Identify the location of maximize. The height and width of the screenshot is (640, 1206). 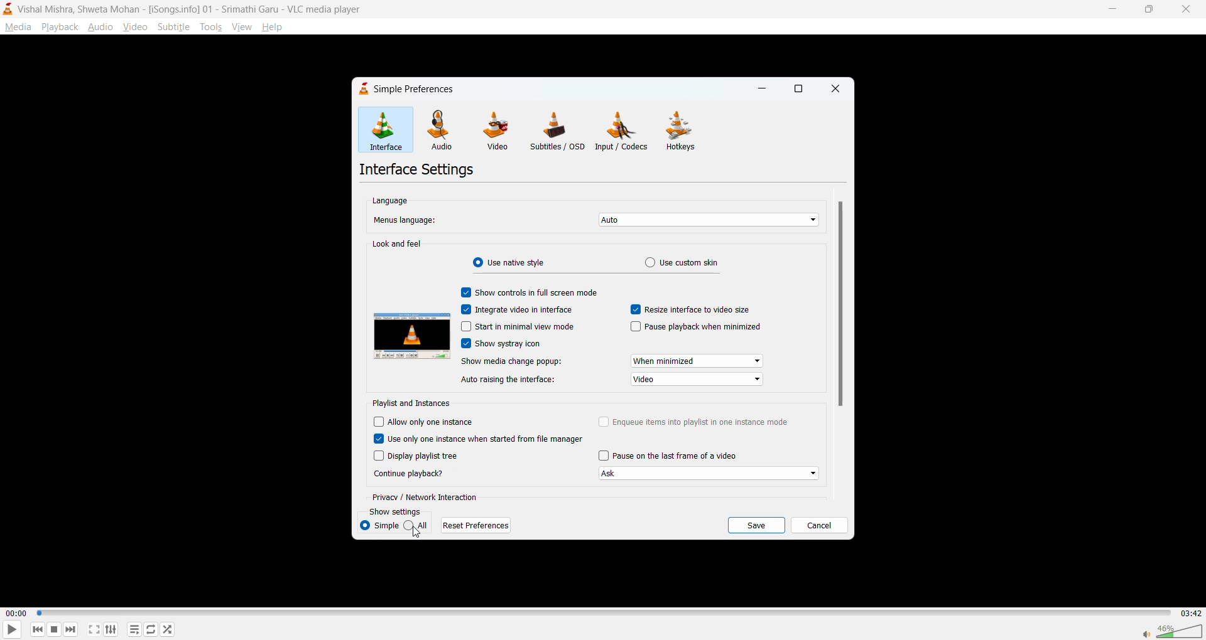
(799, 90).